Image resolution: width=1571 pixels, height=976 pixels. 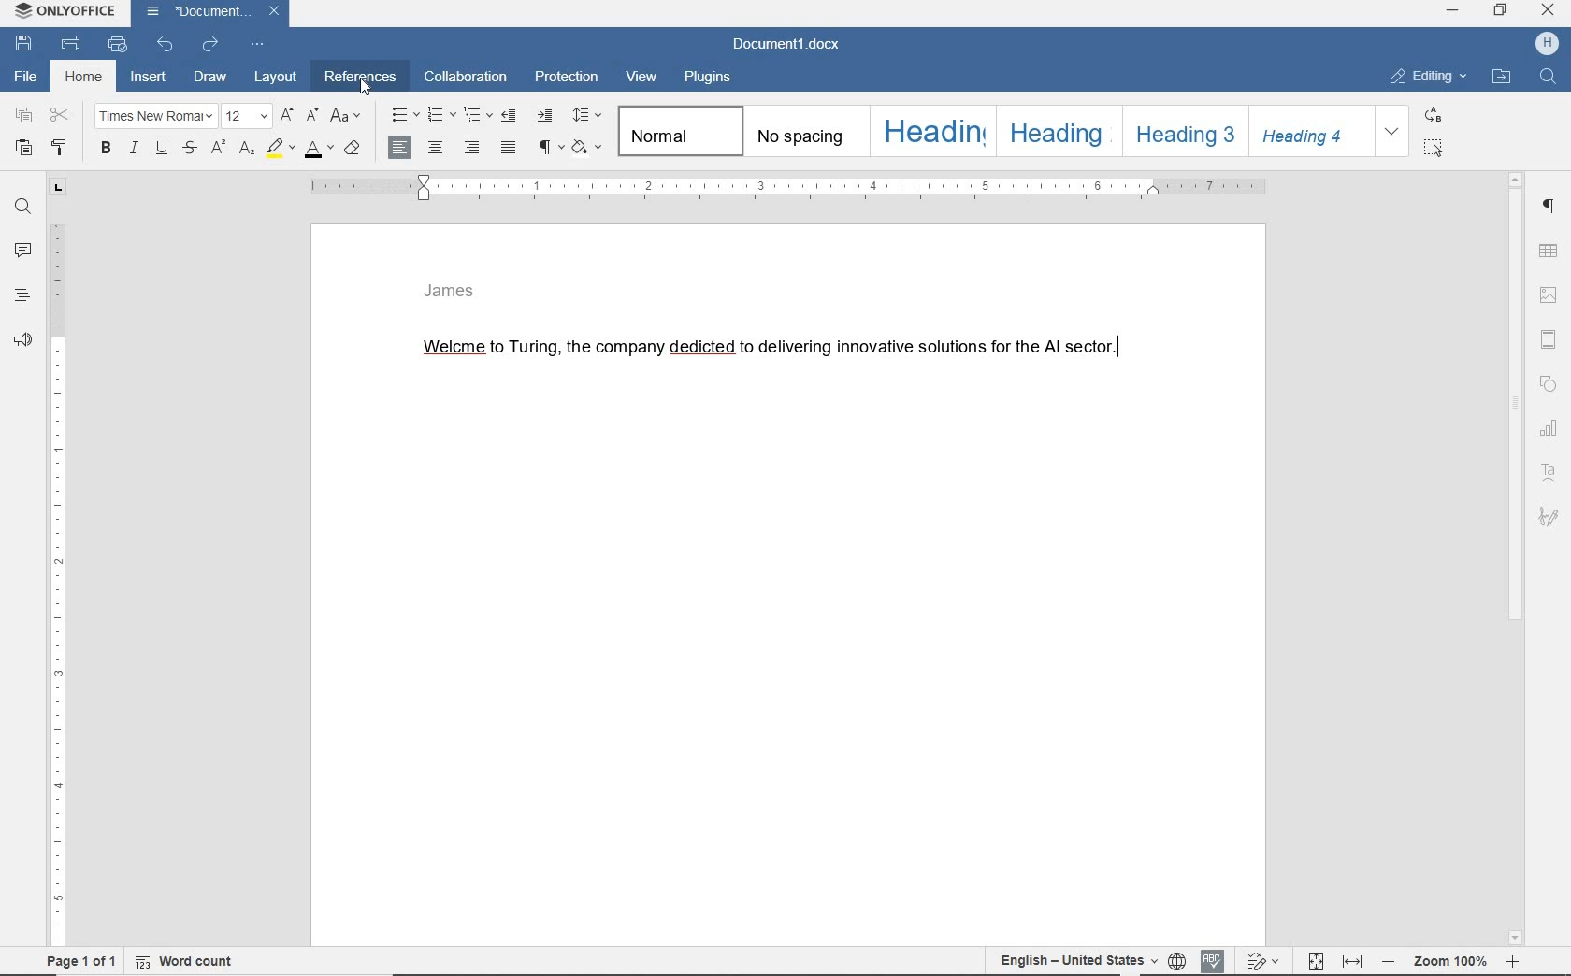 I want to click on draw, so click(x=210, y=77).